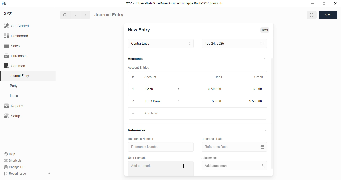  What do you see at coordinates (261, 44) in the screenshot?
I see `calendar icon` at bounding box center [261, 44].